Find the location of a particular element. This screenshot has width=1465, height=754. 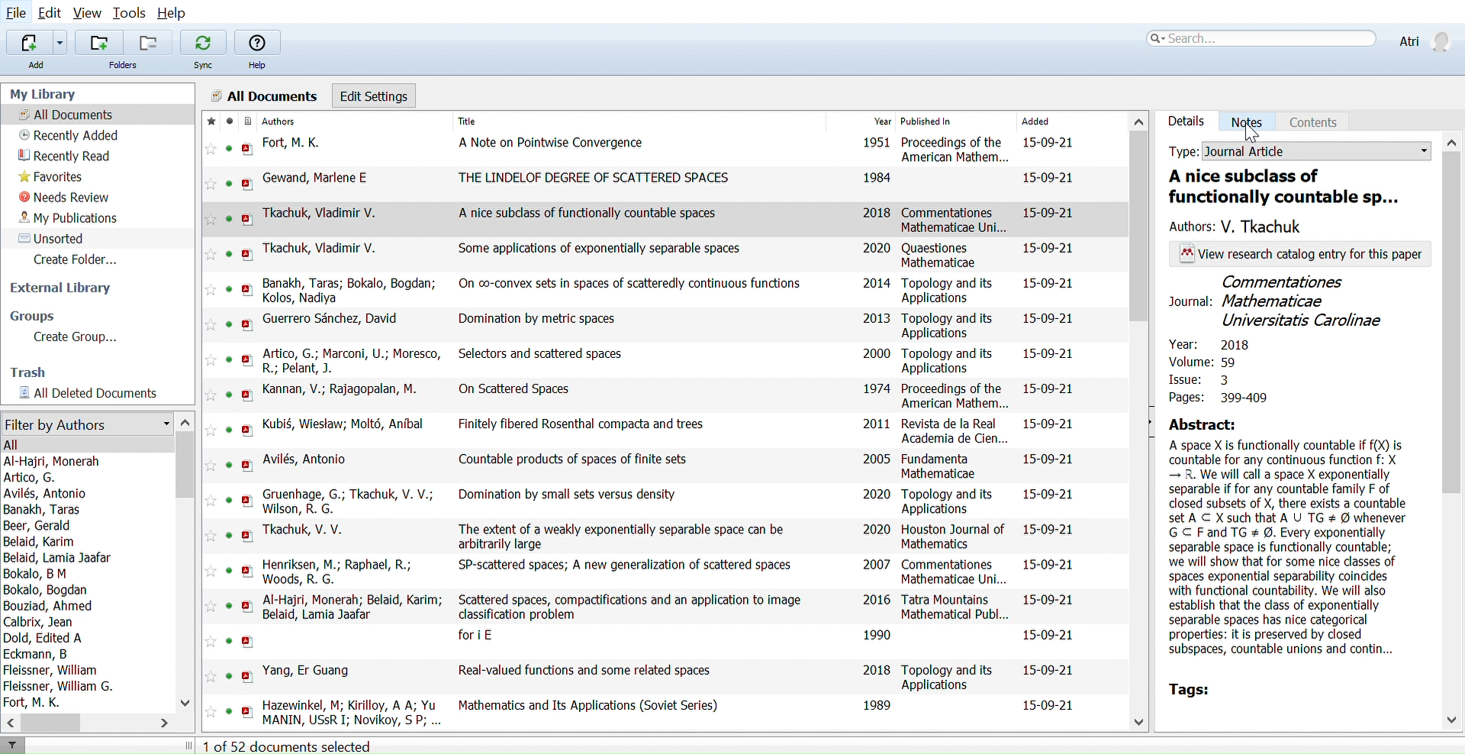

File is located at coordinates (17, 14).